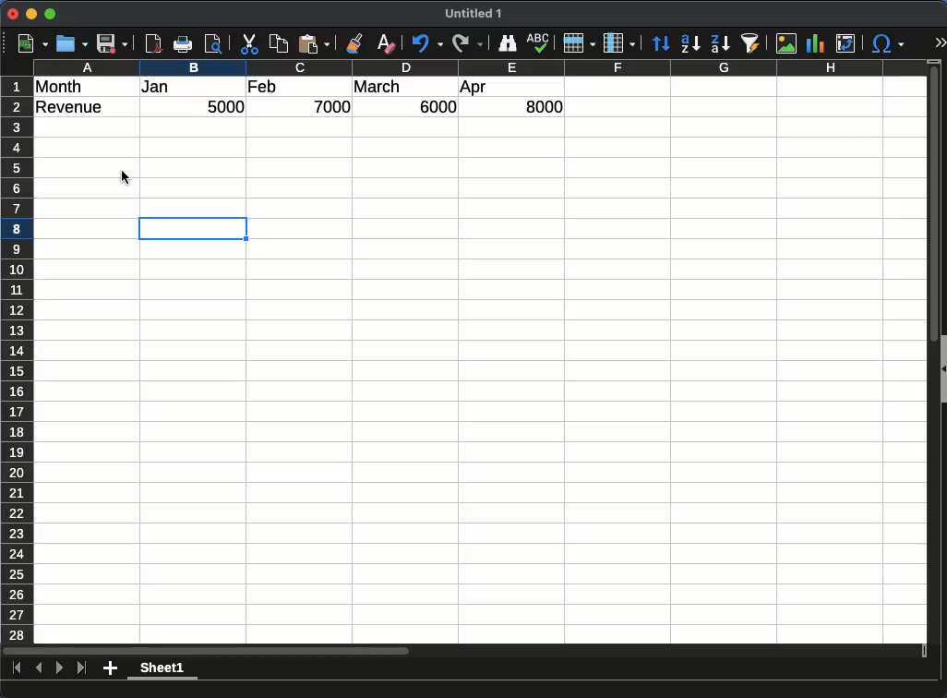 Image resolution: width=947 pixels, height=698 pixels. I want to click on pdf preview, so click(152, 43).